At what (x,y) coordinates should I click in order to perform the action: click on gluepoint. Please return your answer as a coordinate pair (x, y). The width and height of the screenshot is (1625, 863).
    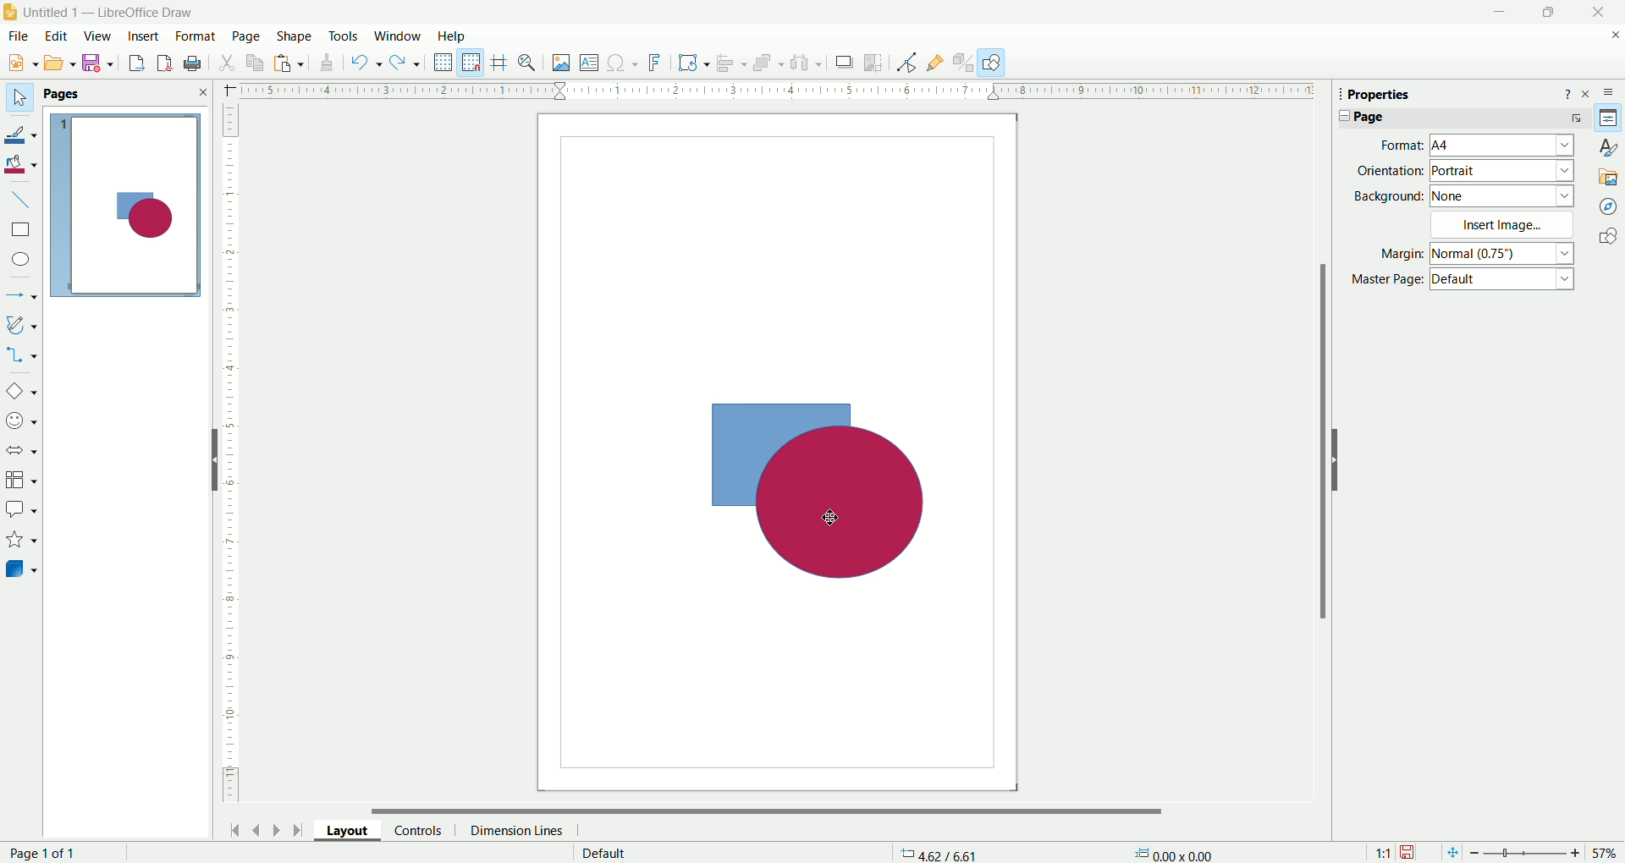
    Looking at the image, I should click on (933, 61).